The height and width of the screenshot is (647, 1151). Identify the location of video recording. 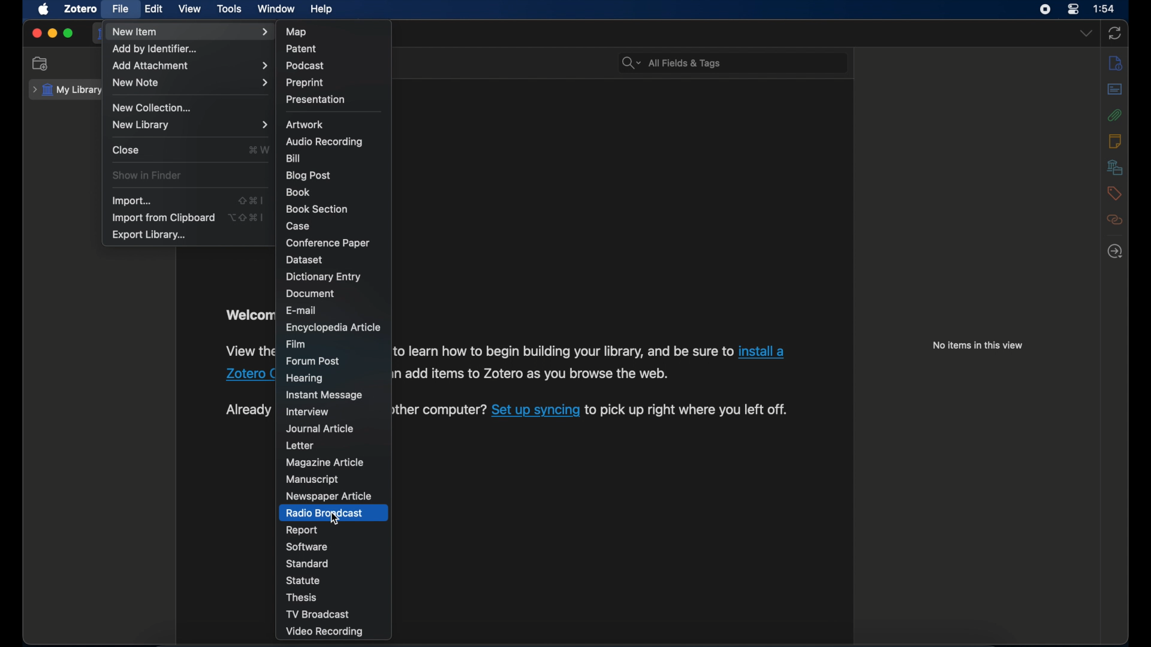
(325, 632).